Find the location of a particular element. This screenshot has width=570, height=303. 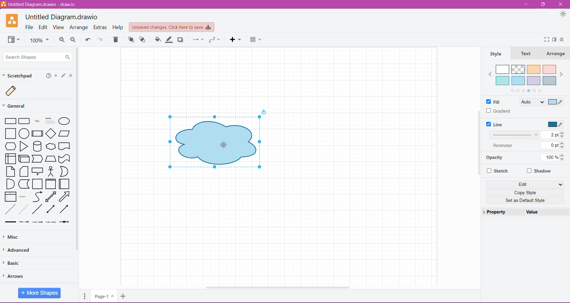

Restore Down is located at coordinates (544, 4).